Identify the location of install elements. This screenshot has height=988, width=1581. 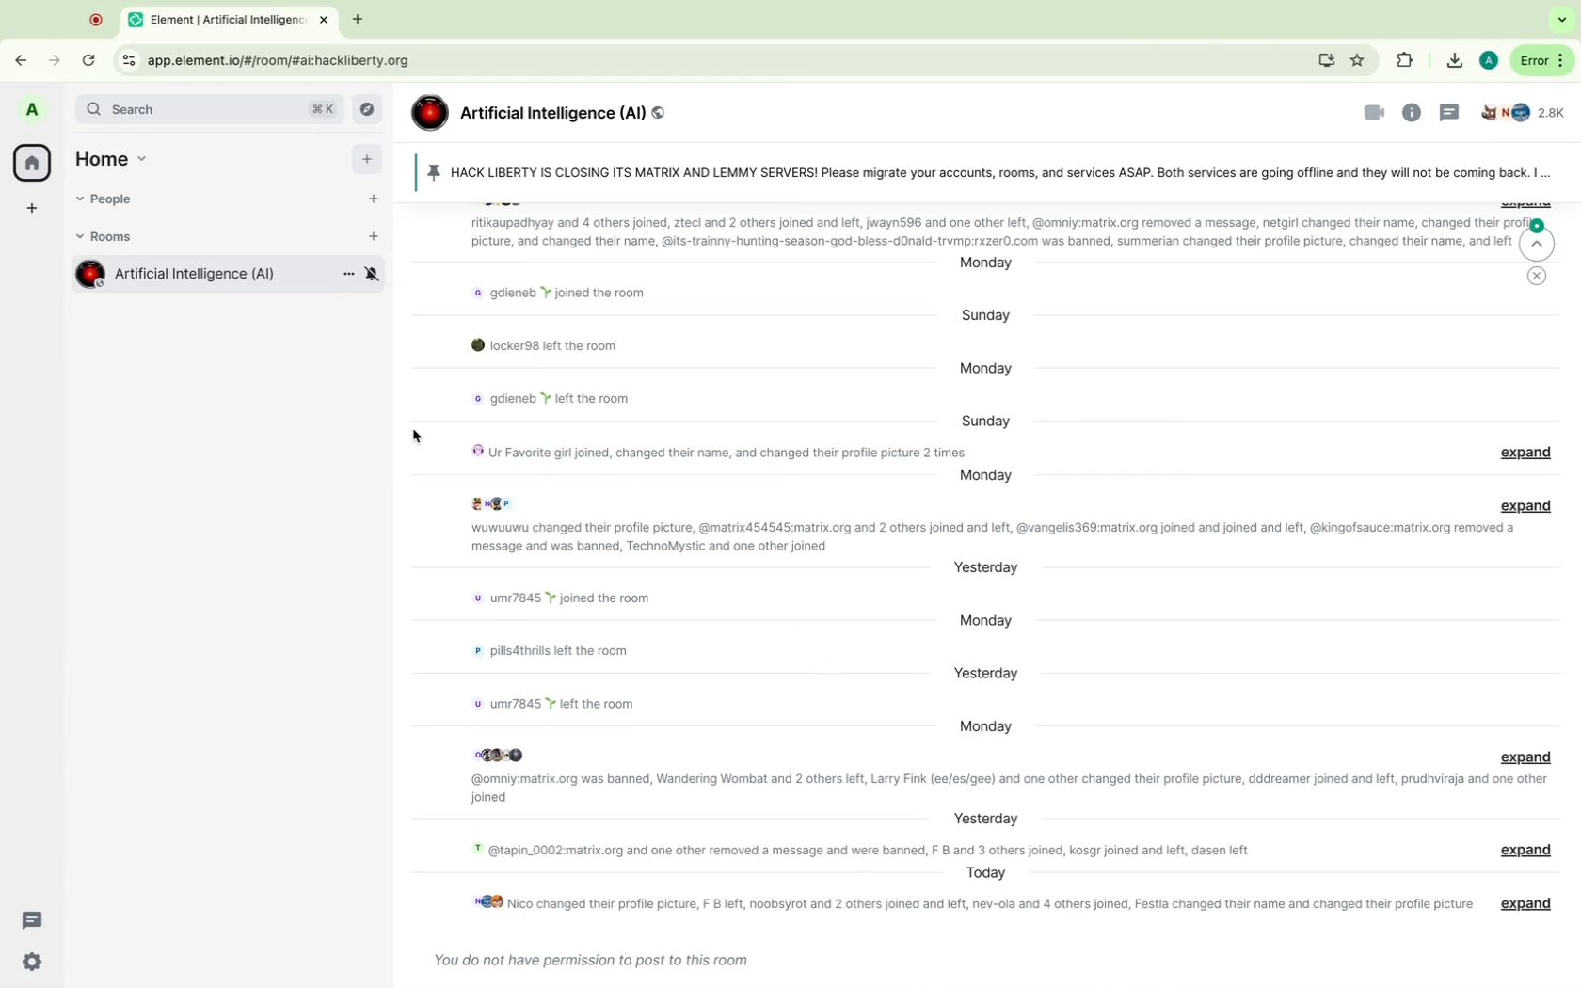
(1322, 59).